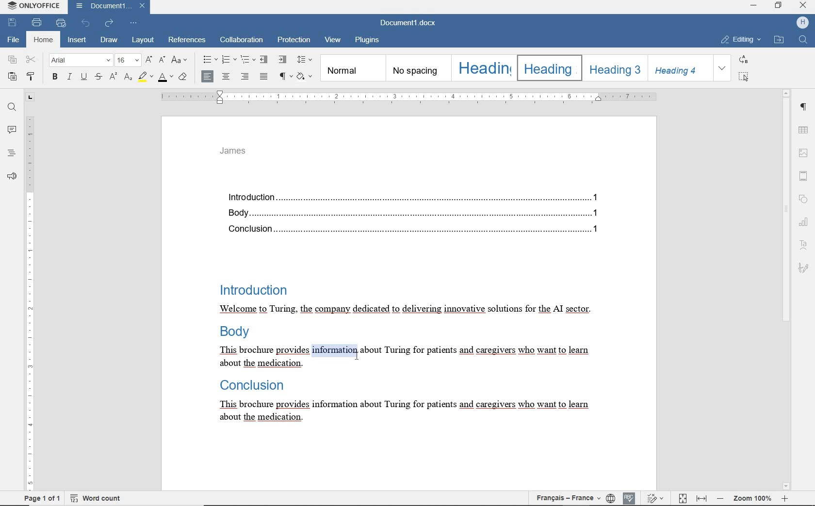 The height and width of the screenshot is (506, 815). I want to click on Body, so click(236, 333).